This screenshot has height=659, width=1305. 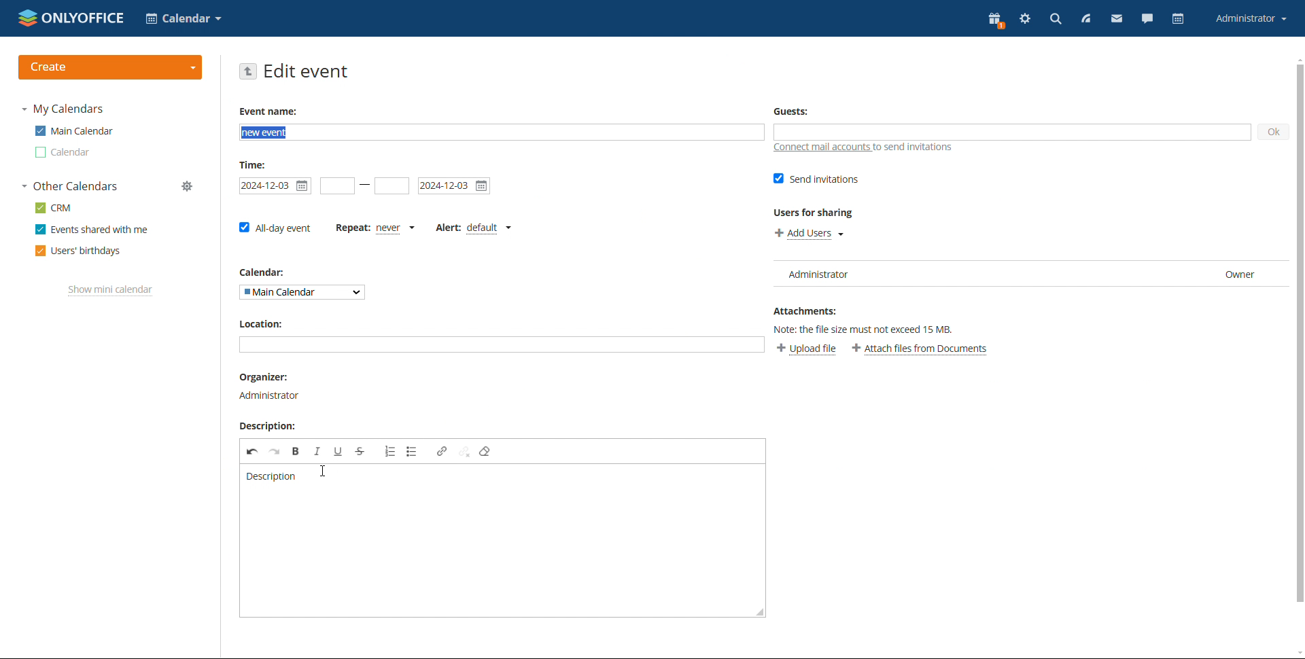 I want to click on mail, so click(x=1116, y=19).